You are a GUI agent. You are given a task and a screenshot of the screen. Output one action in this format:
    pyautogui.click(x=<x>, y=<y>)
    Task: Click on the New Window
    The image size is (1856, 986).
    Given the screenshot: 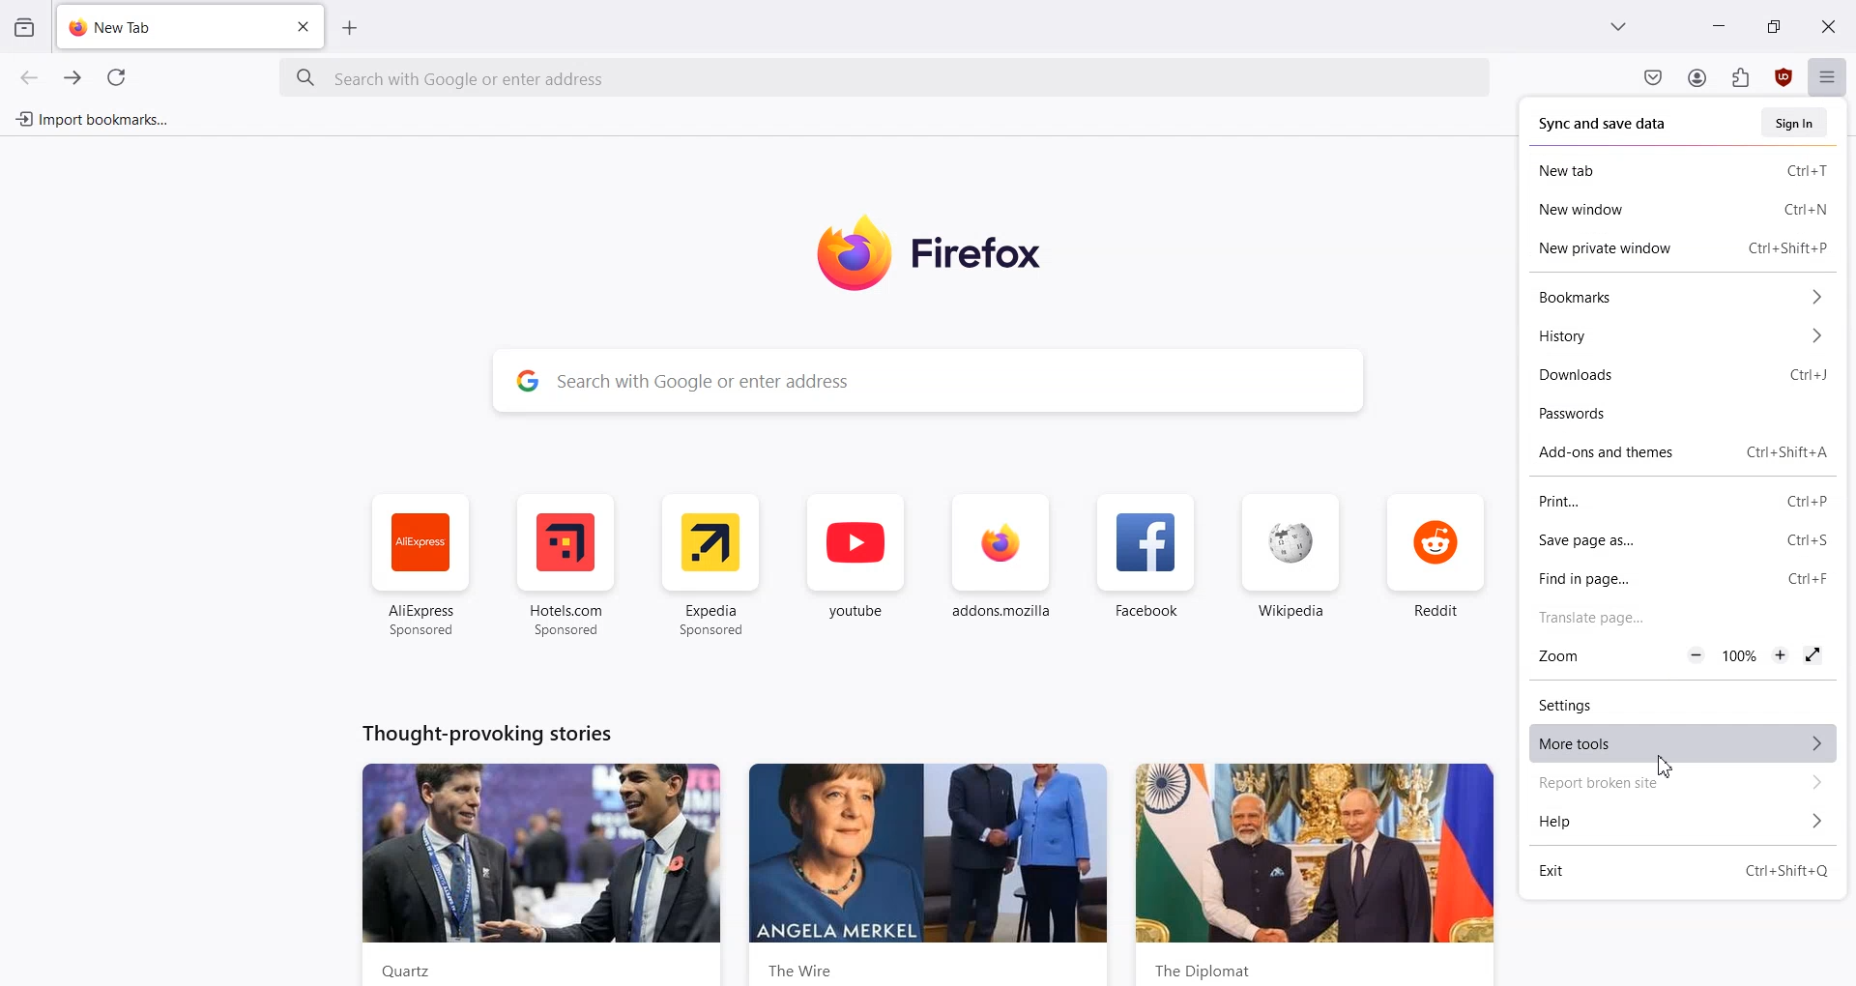 What is the action you would take?
    pyautogui.click(x=1638, y=209)
    